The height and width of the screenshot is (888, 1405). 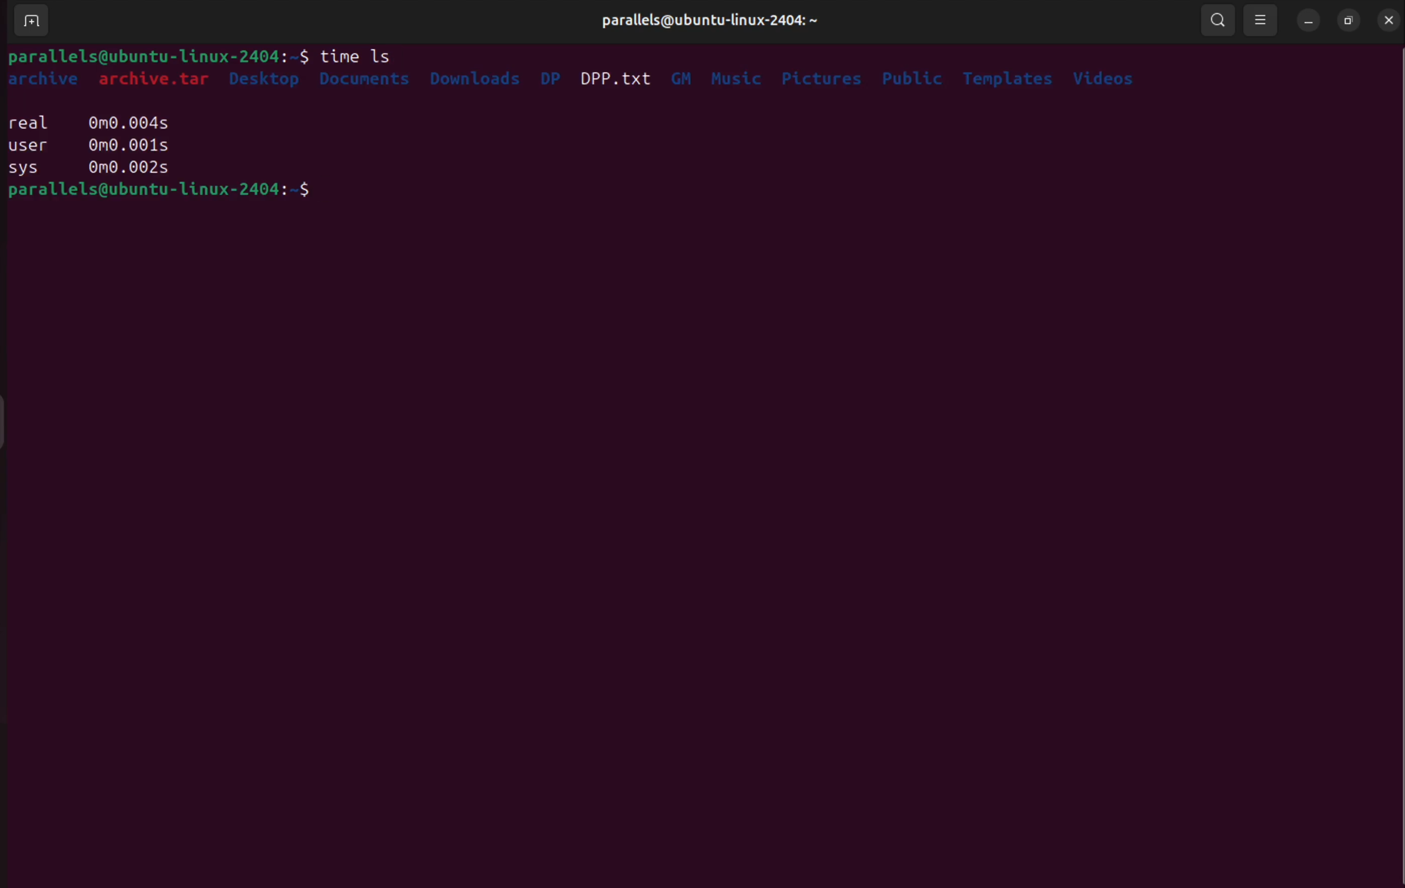 I want to click on 0m0.004s, so click(x=131, y=123).